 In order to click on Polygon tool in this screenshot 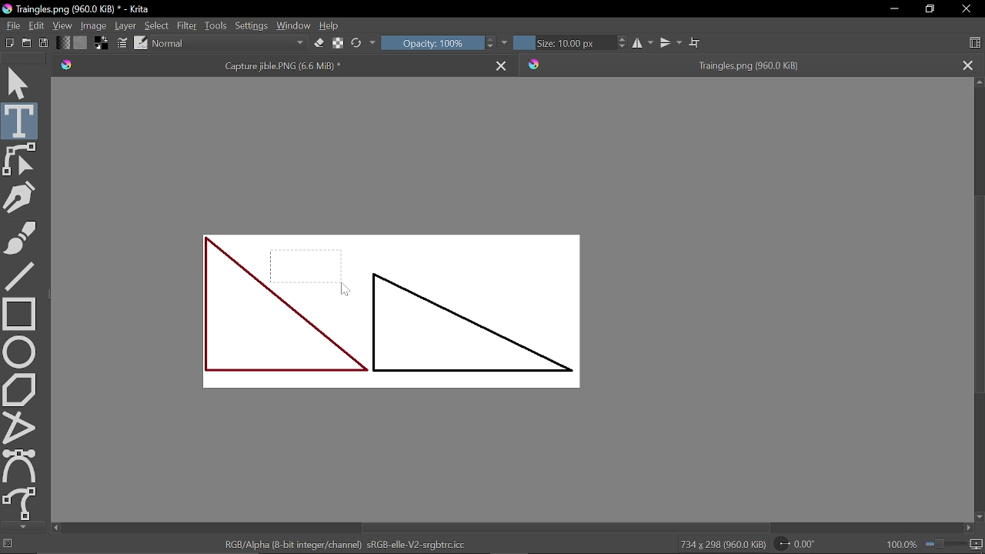, I will do `click(20, 389)`.